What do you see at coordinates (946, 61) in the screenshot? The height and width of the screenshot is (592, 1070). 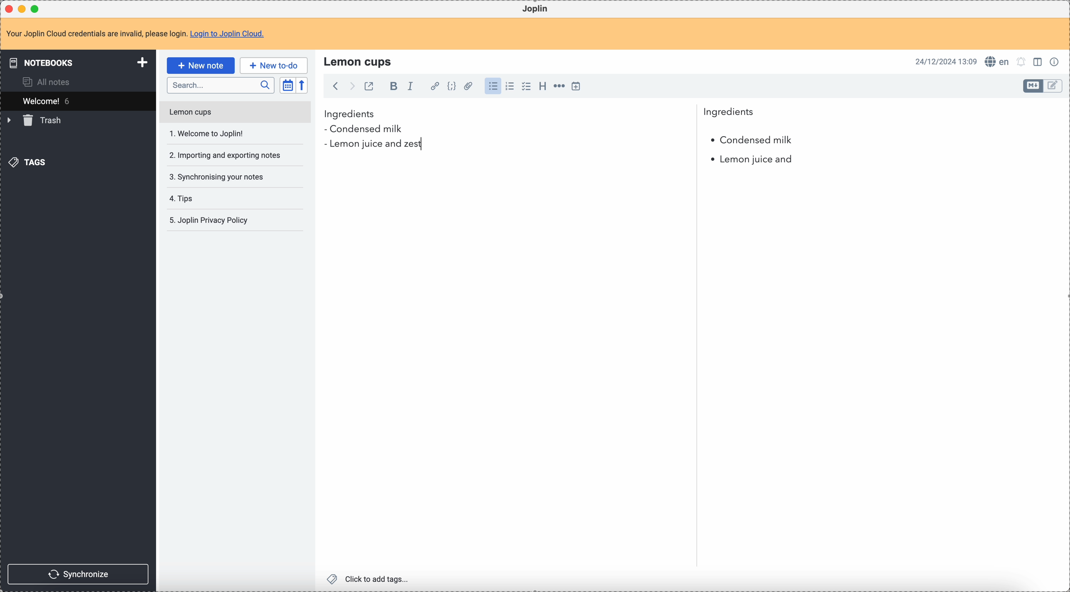 I see `date and hour` at bounding box center [946, 61].